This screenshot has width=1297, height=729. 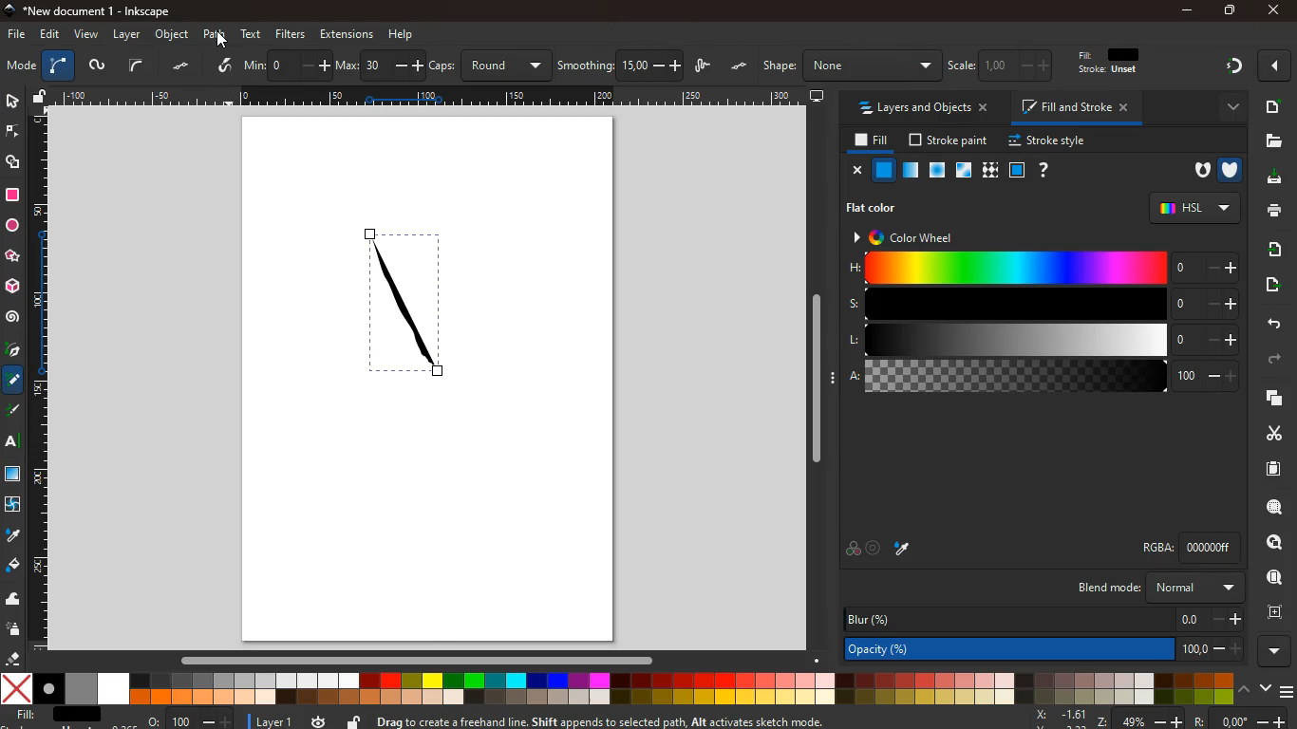 I want to click on fill and stroke, so click(x=1078, y=106).